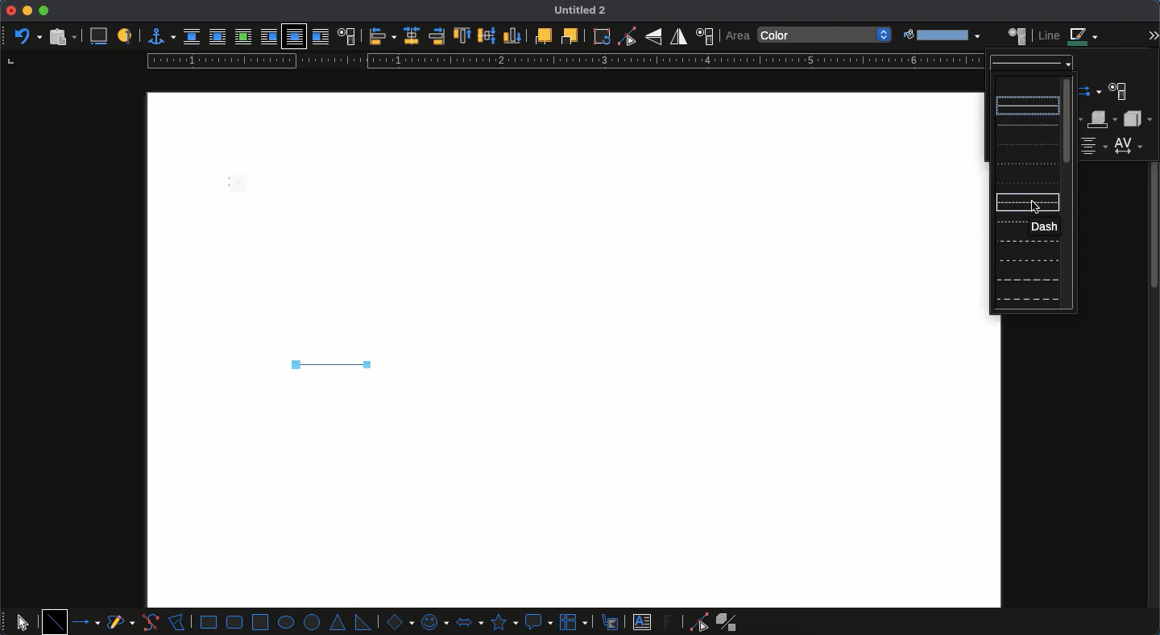 The image size is (1160, 635). What do you see at coordinates (1026, 182) in the screenshot?
I see `Long dot (rounded)` at bounding box center [1026, 182].